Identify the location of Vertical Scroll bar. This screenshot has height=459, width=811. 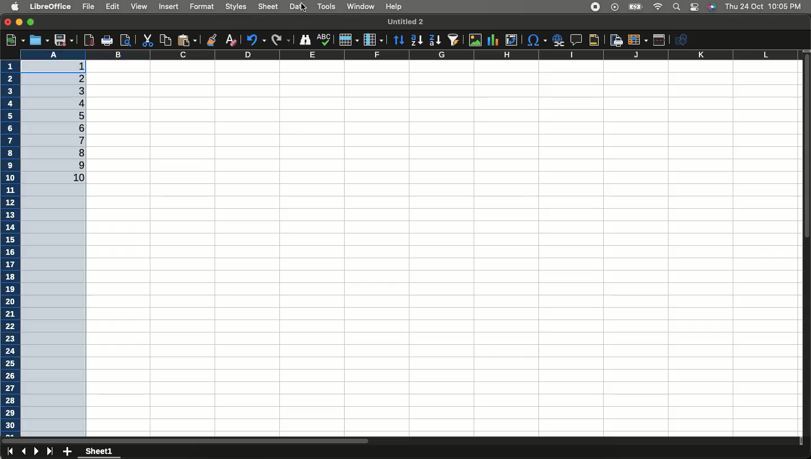
(806, 151).